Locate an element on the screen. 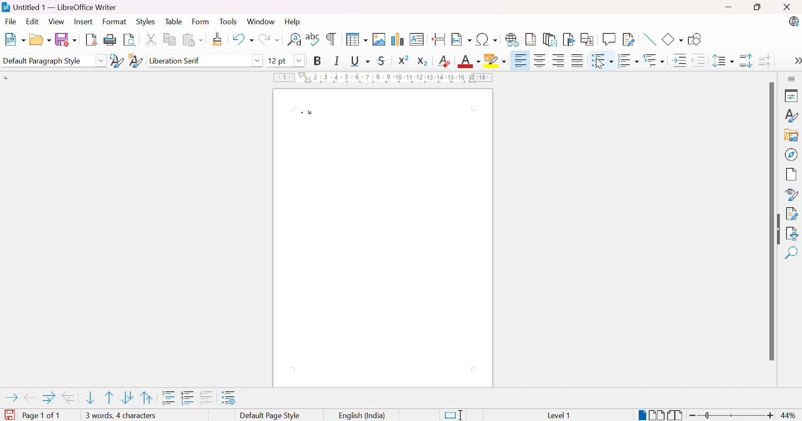  Italic is located at coordinates (335, 62).